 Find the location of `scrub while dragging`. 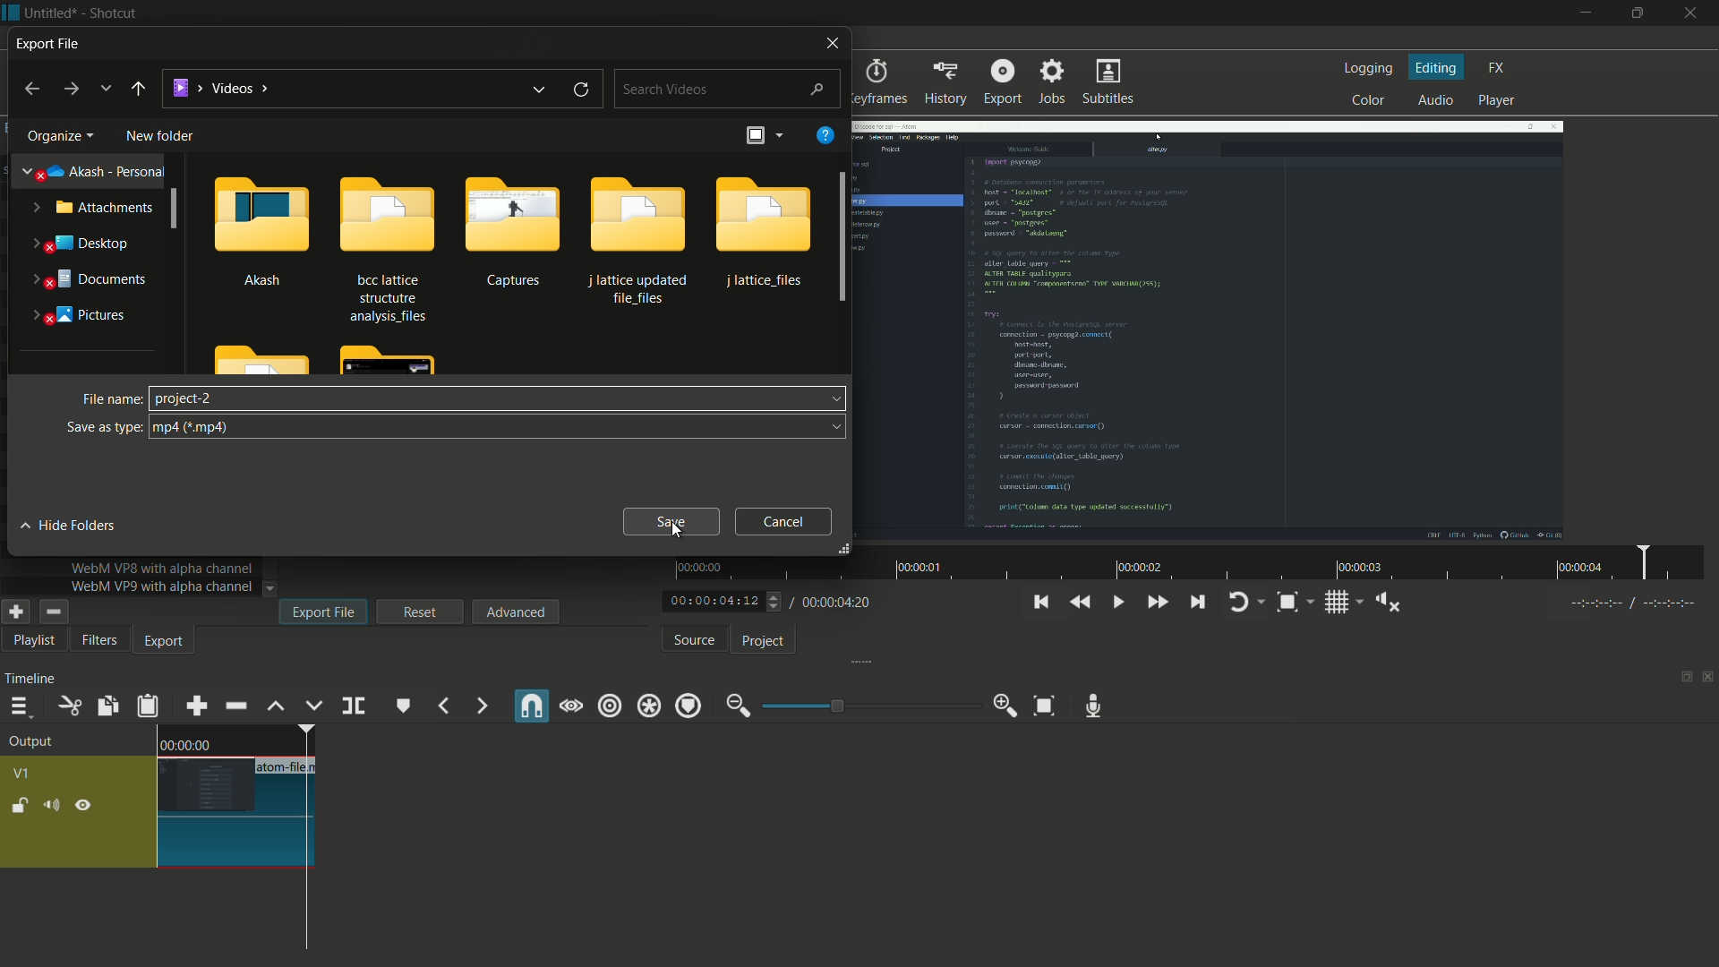

scrub while dragging is located at coordinates (572, 707).